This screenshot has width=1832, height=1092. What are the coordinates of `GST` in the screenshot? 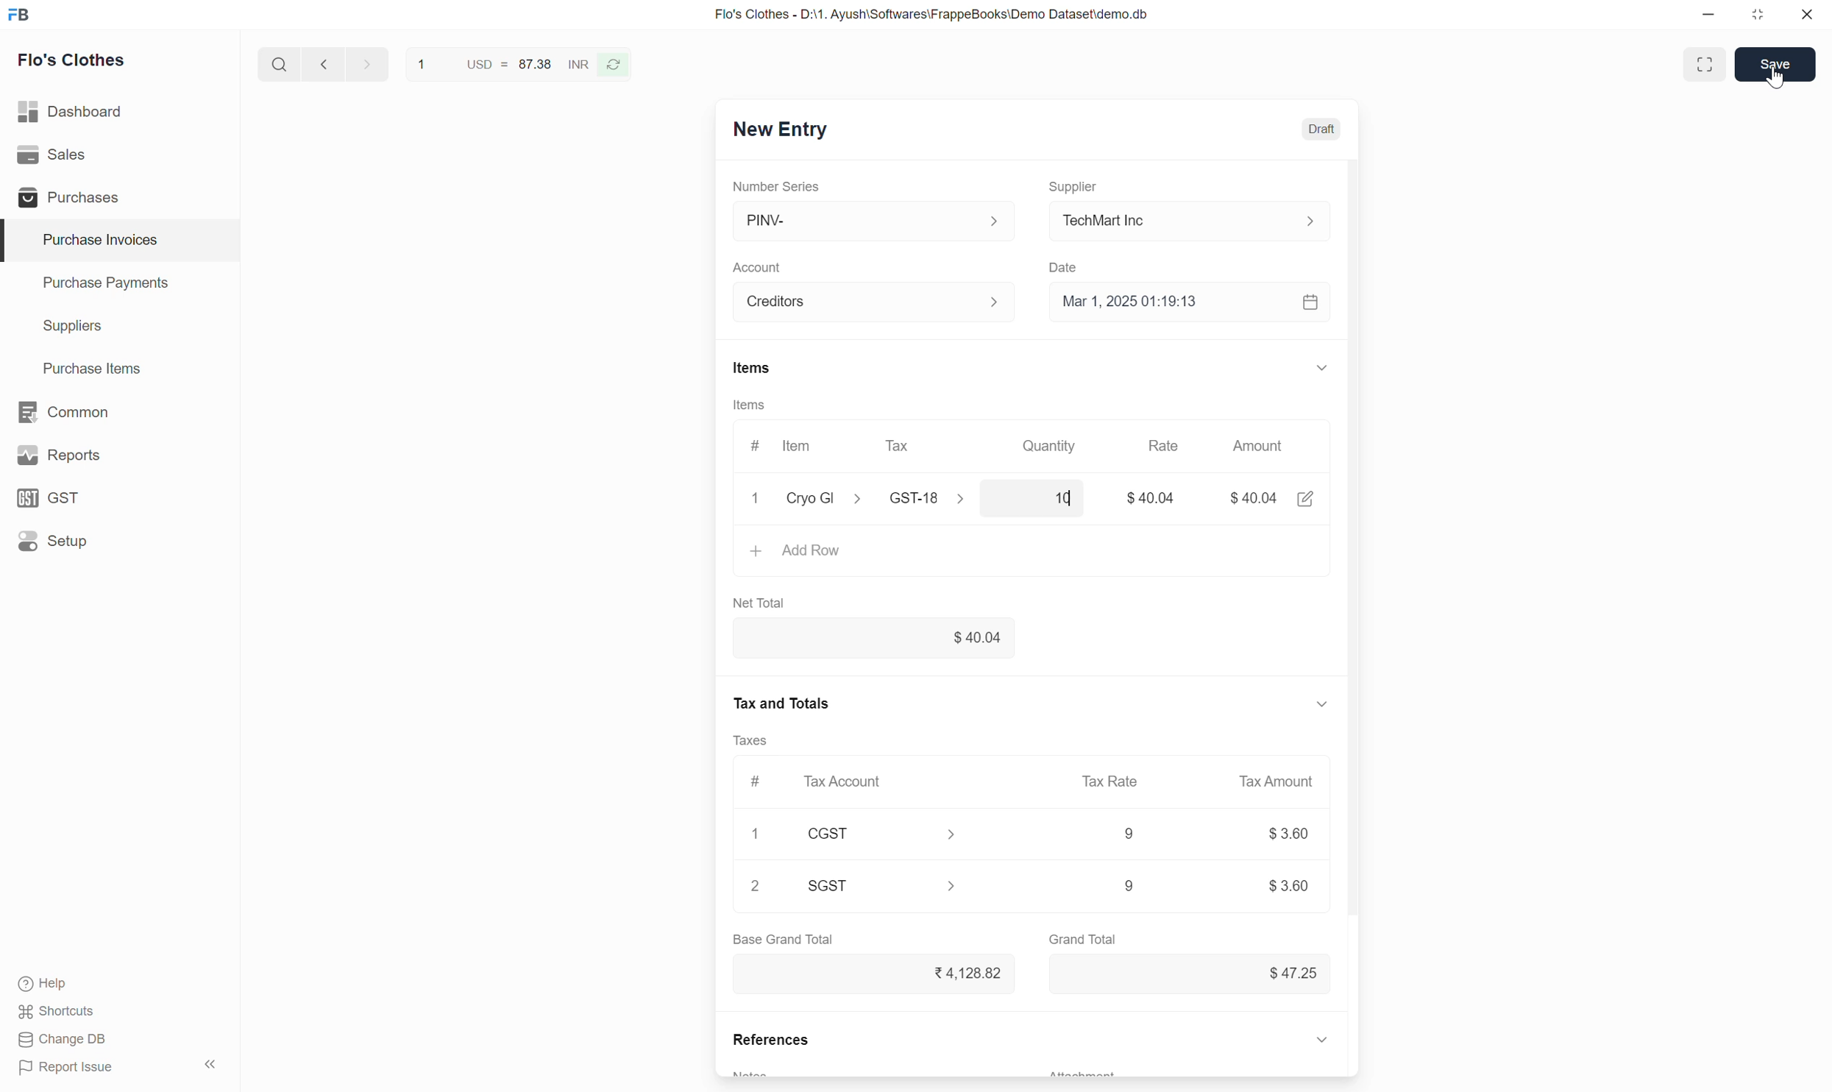 It's located at (55, 497).